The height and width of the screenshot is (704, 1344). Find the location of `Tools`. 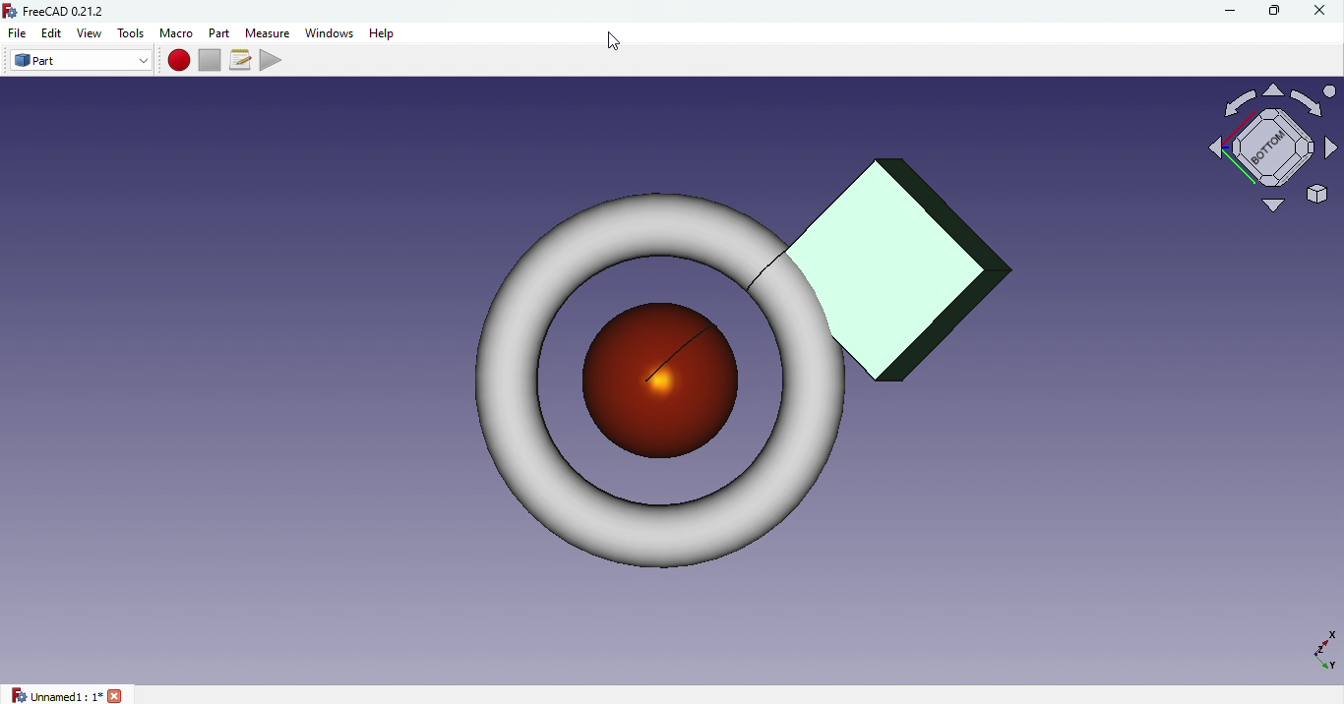

Tools is located at coordinates (132, 33).